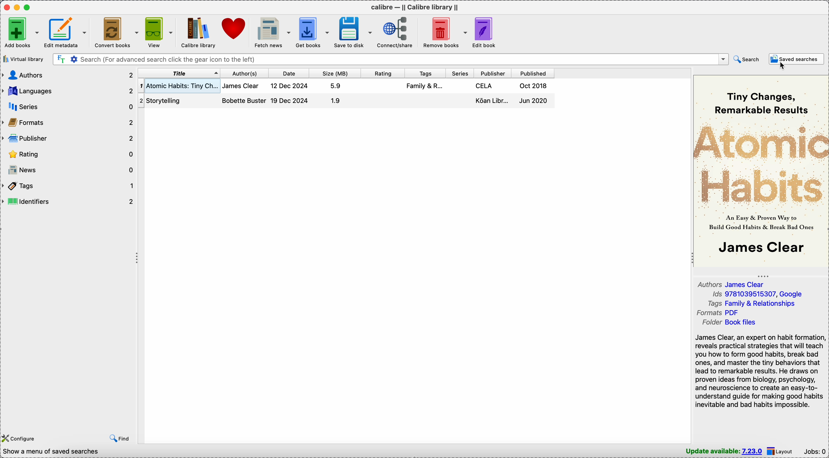 This screenshot has width=829, height=458. Describe the element at coordinates (395, 32) in the screenshot. I see `connect/share` at that location.